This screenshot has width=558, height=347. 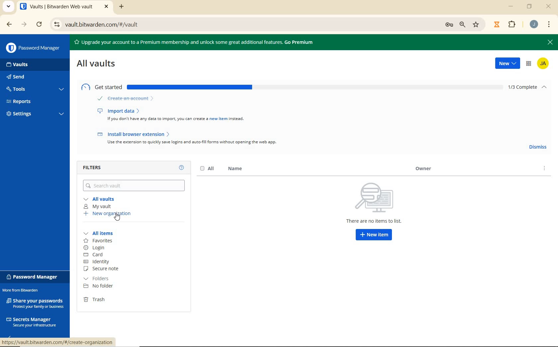 What do you see at coordinates (549, 43) in the screenshot?
I see `close` at bounding box center [549, 43].